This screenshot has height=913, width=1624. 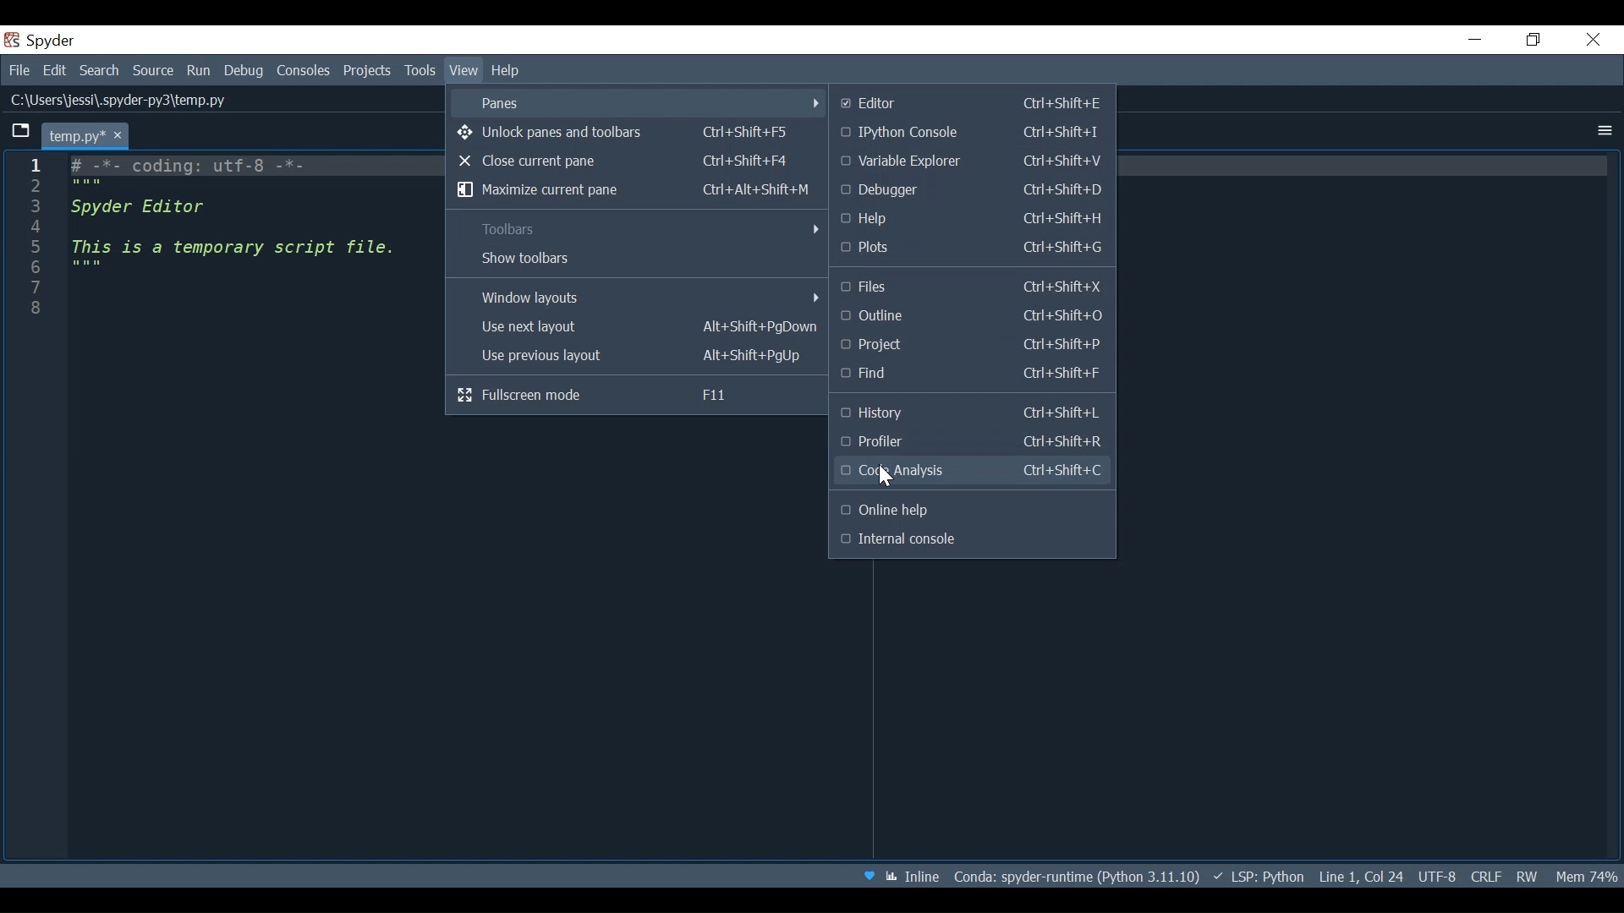 What do you see at coordinates (974, 287) in the screenshot?
I see `Files` at bounding box center [974, 287].